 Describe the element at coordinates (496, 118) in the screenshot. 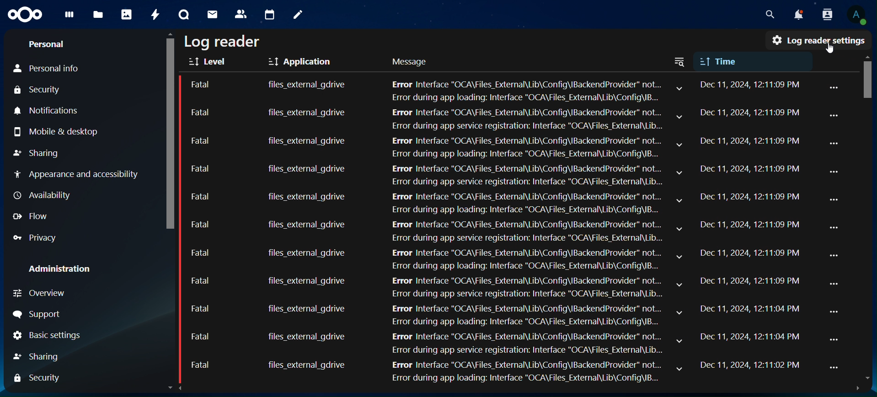

I see `information about log level, application, it's message and time details` at that location.